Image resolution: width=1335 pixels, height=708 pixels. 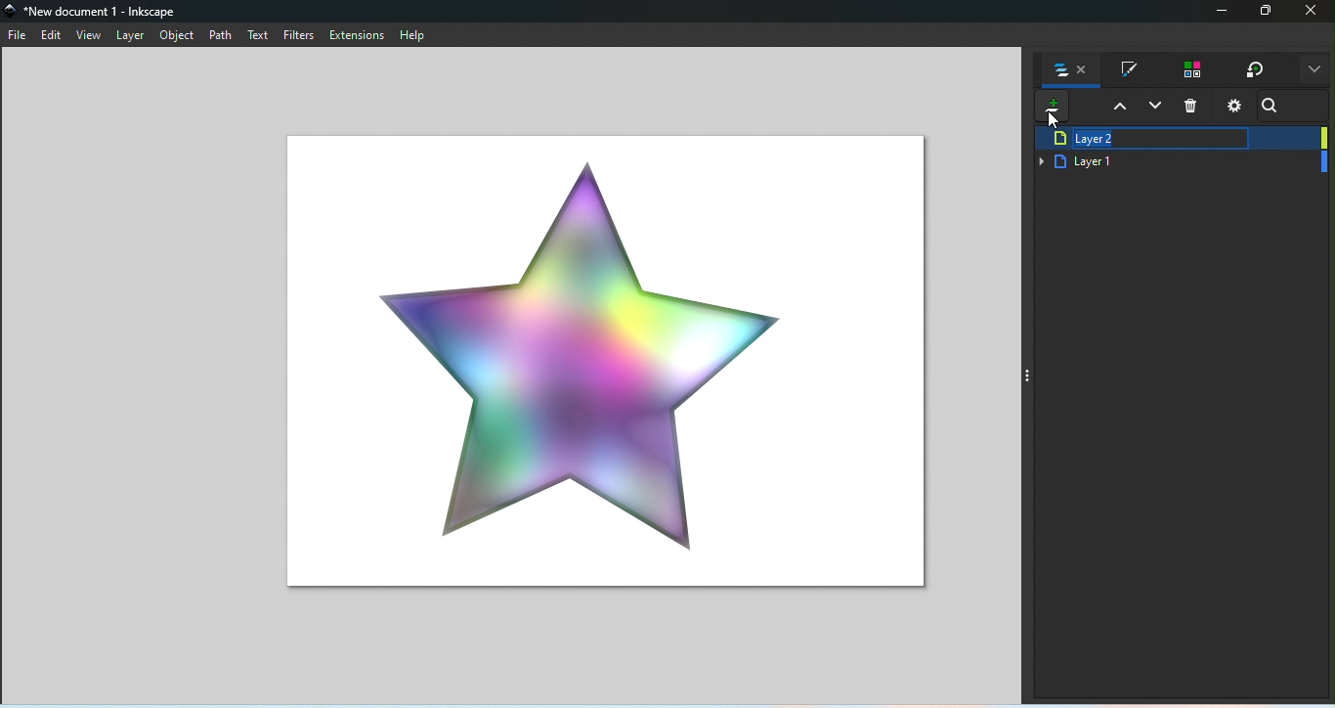 I want to click on View, so click(x=92, y=35).